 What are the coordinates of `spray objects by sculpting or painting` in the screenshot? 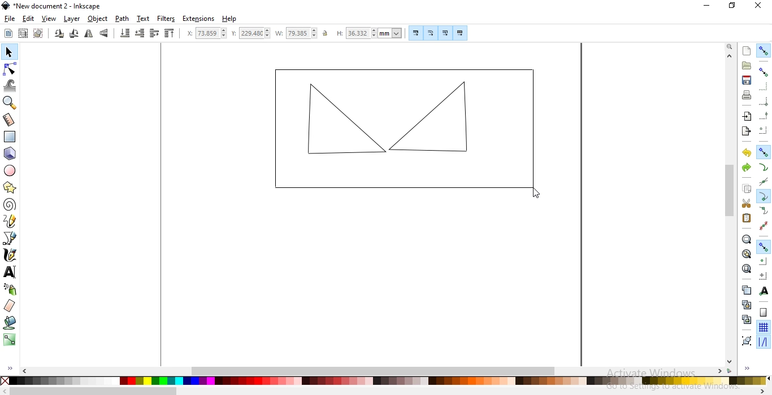 It's located at (10, 289).